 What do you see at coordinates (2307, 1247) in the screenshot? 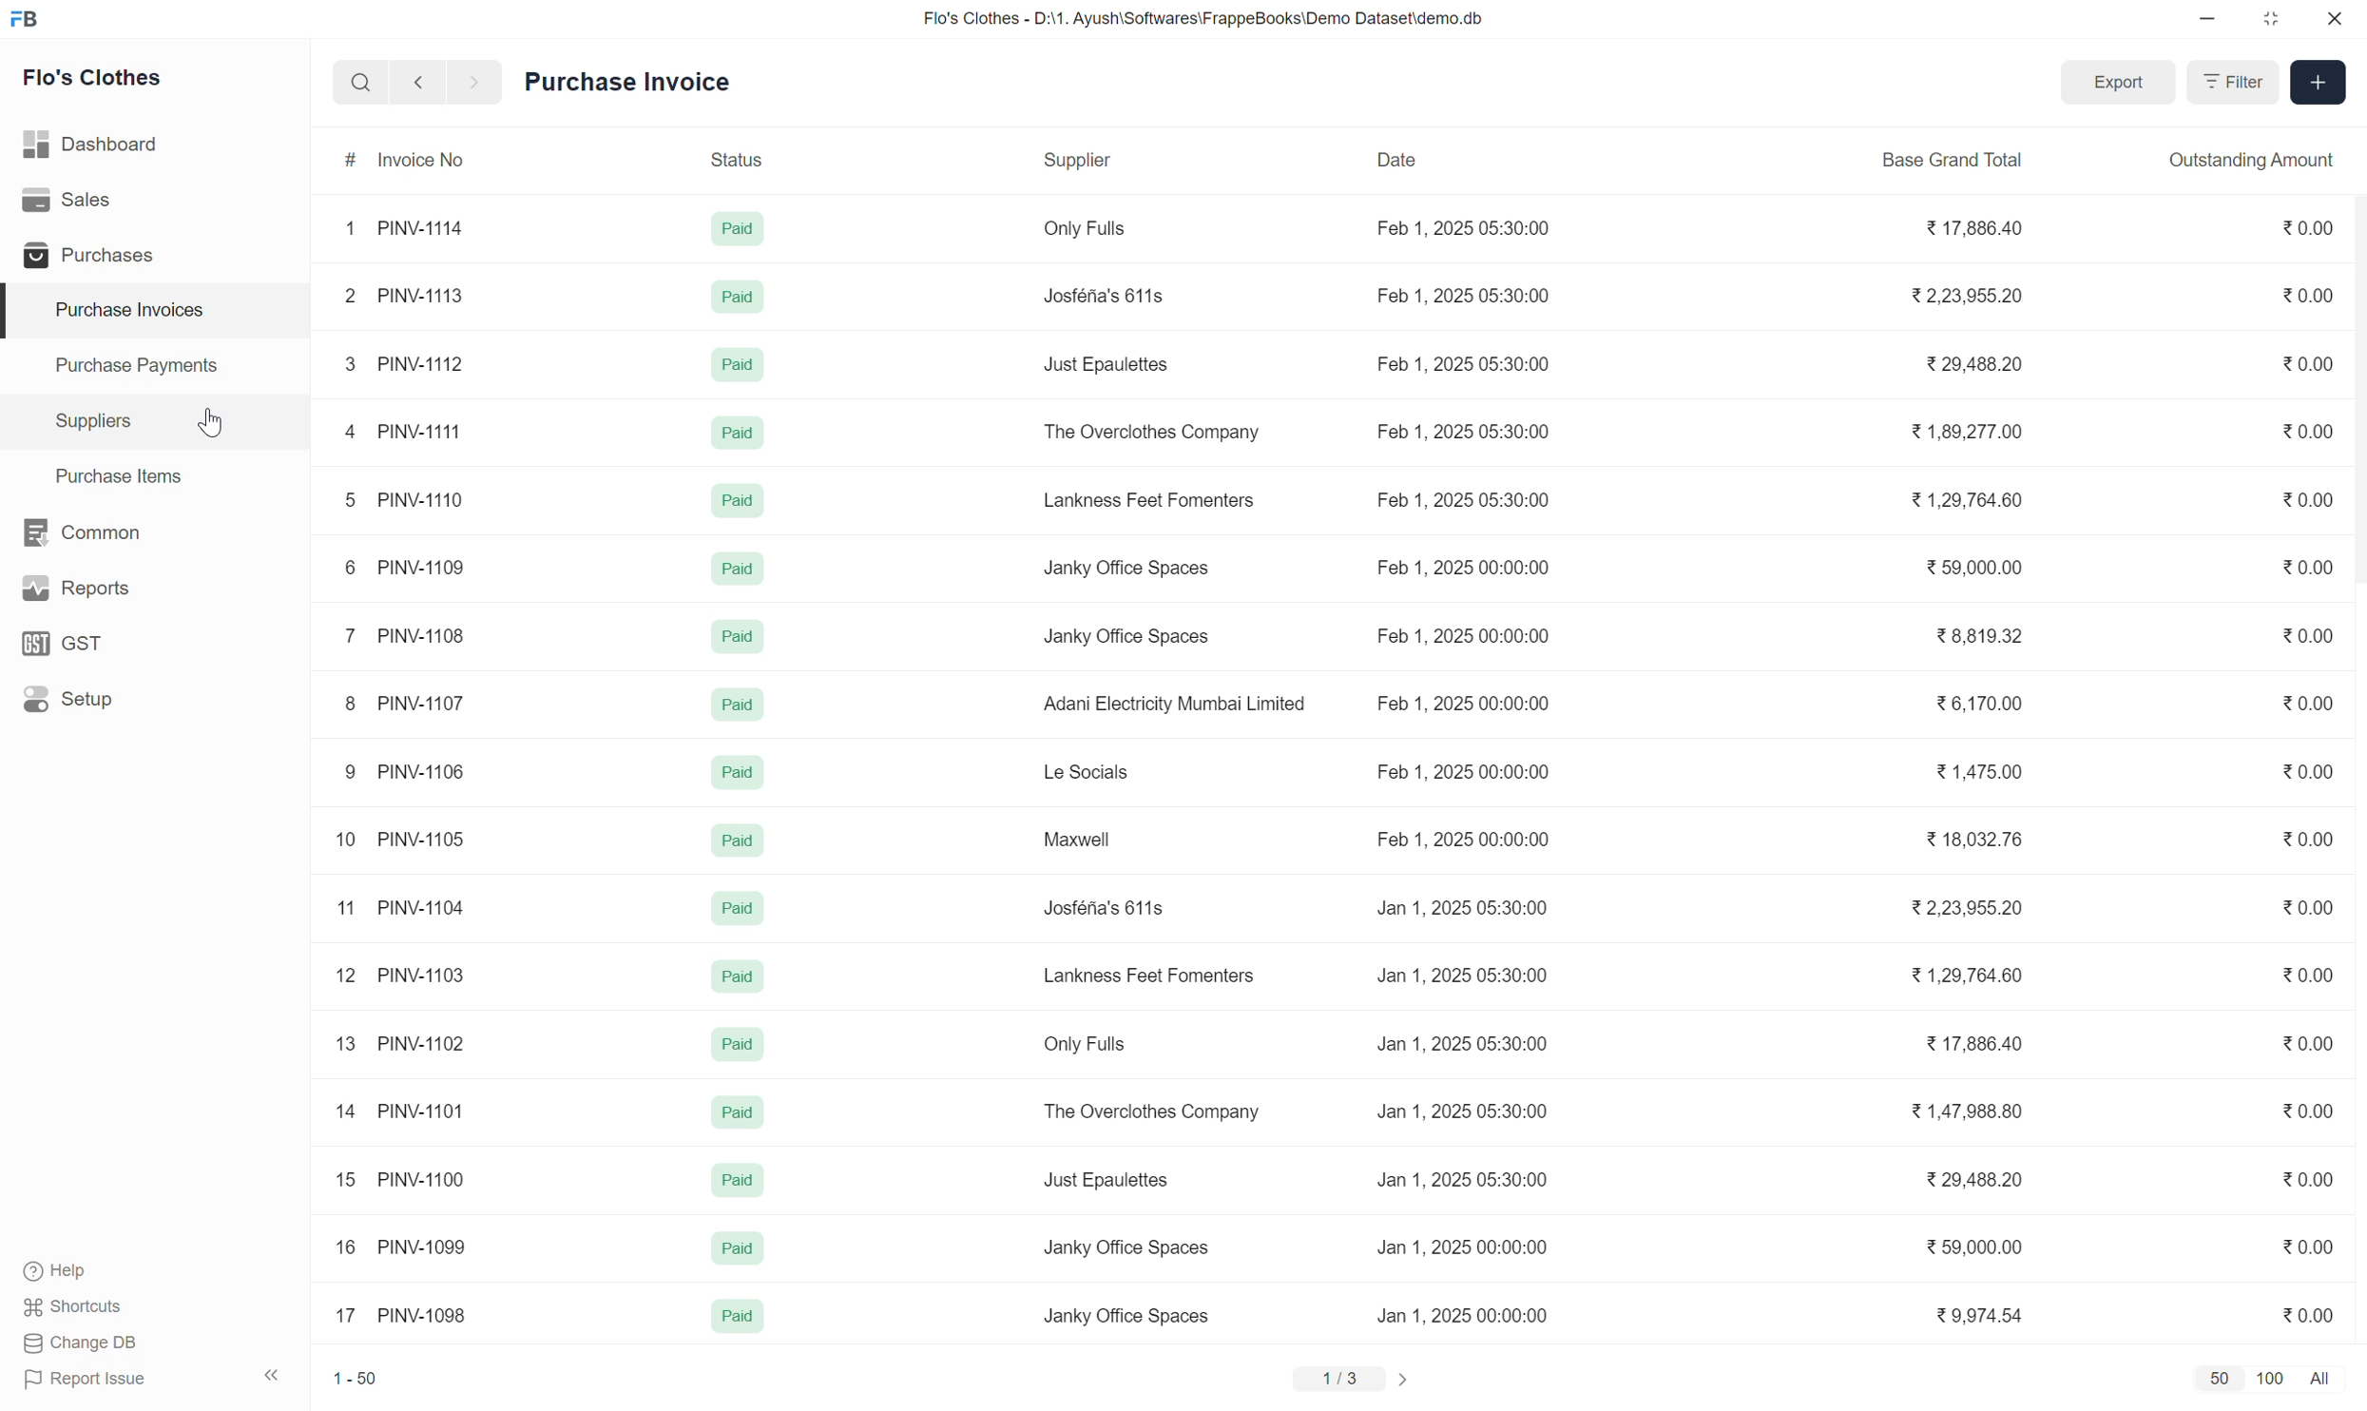
I see `0.00` at bounding box center [2307, 1247].